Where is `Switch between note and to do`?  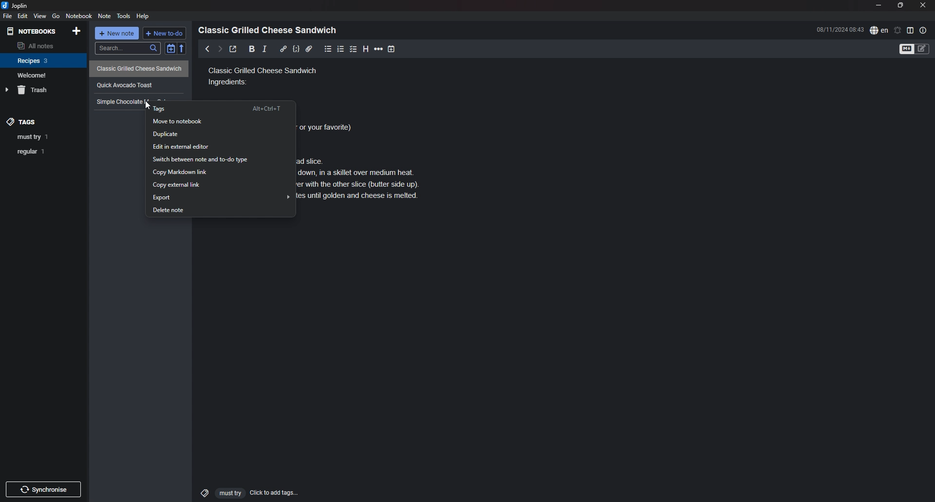 Switch between note and to do is located at coordinates (222, 159).